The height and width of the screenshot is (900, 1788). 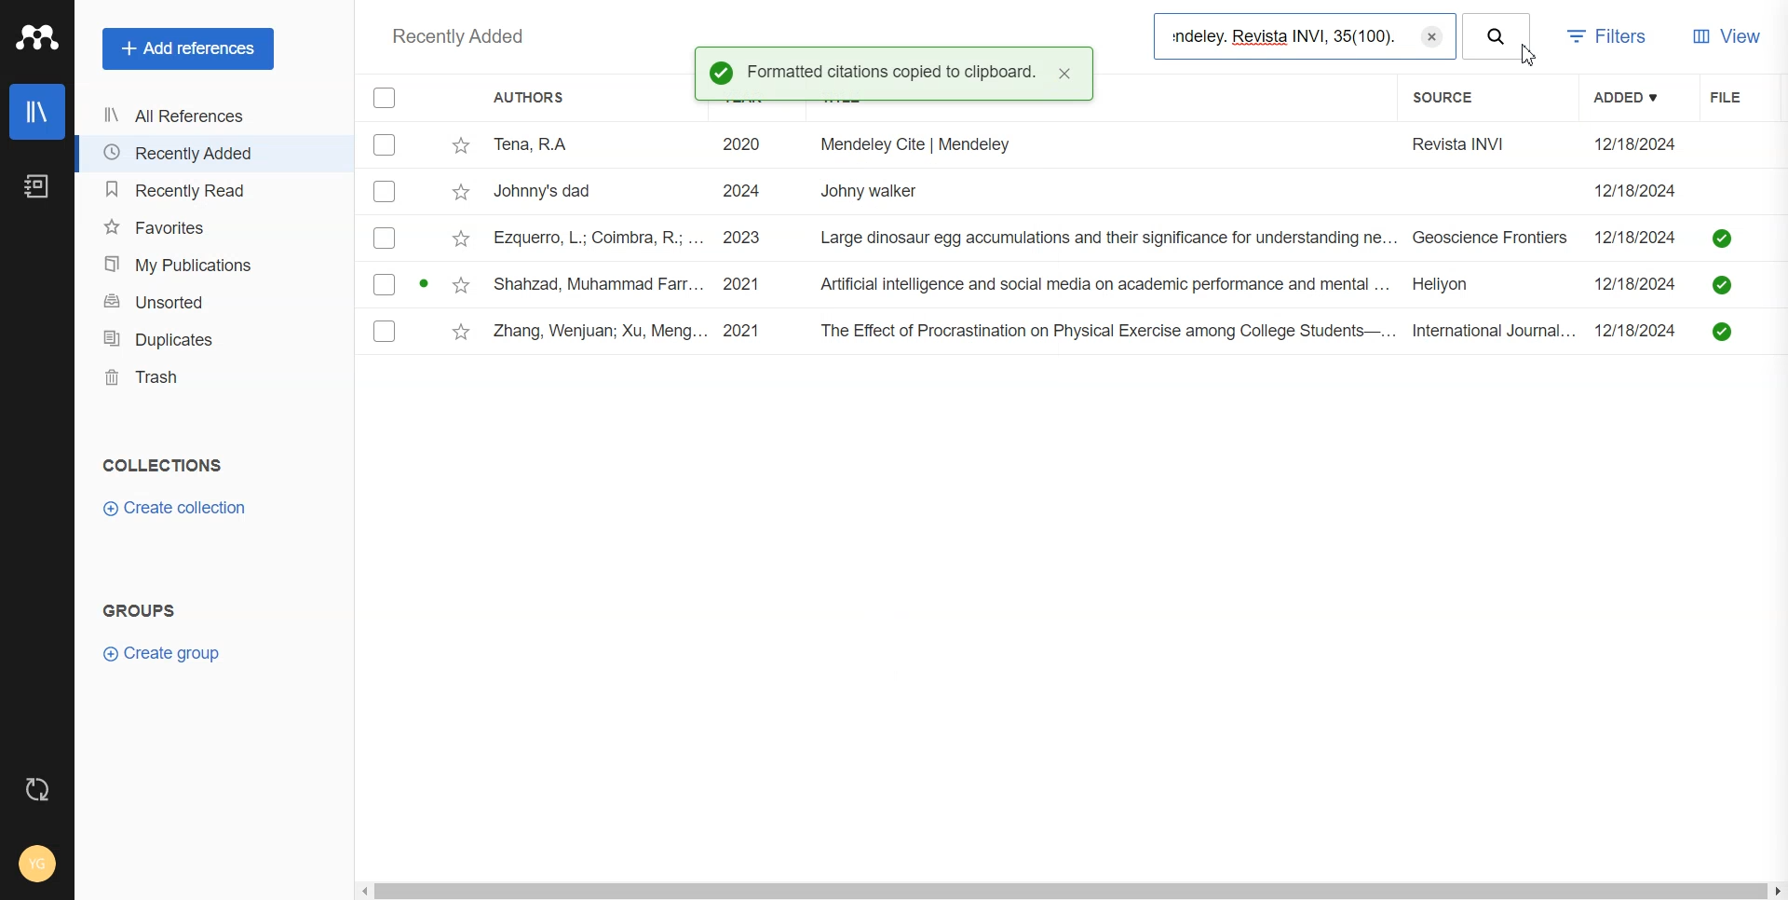 I want to click on Johnny's dad 2024 Johny walker, so click(x=1034, y=194).